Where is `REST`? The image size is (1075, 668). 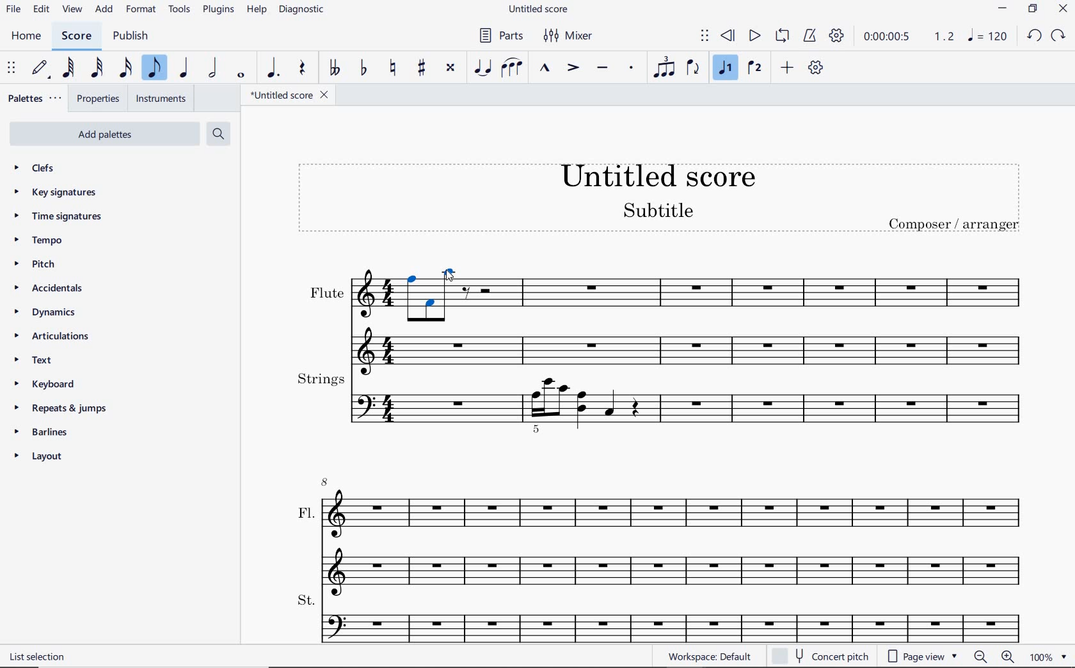
REST is located at coordinates (303, 69).